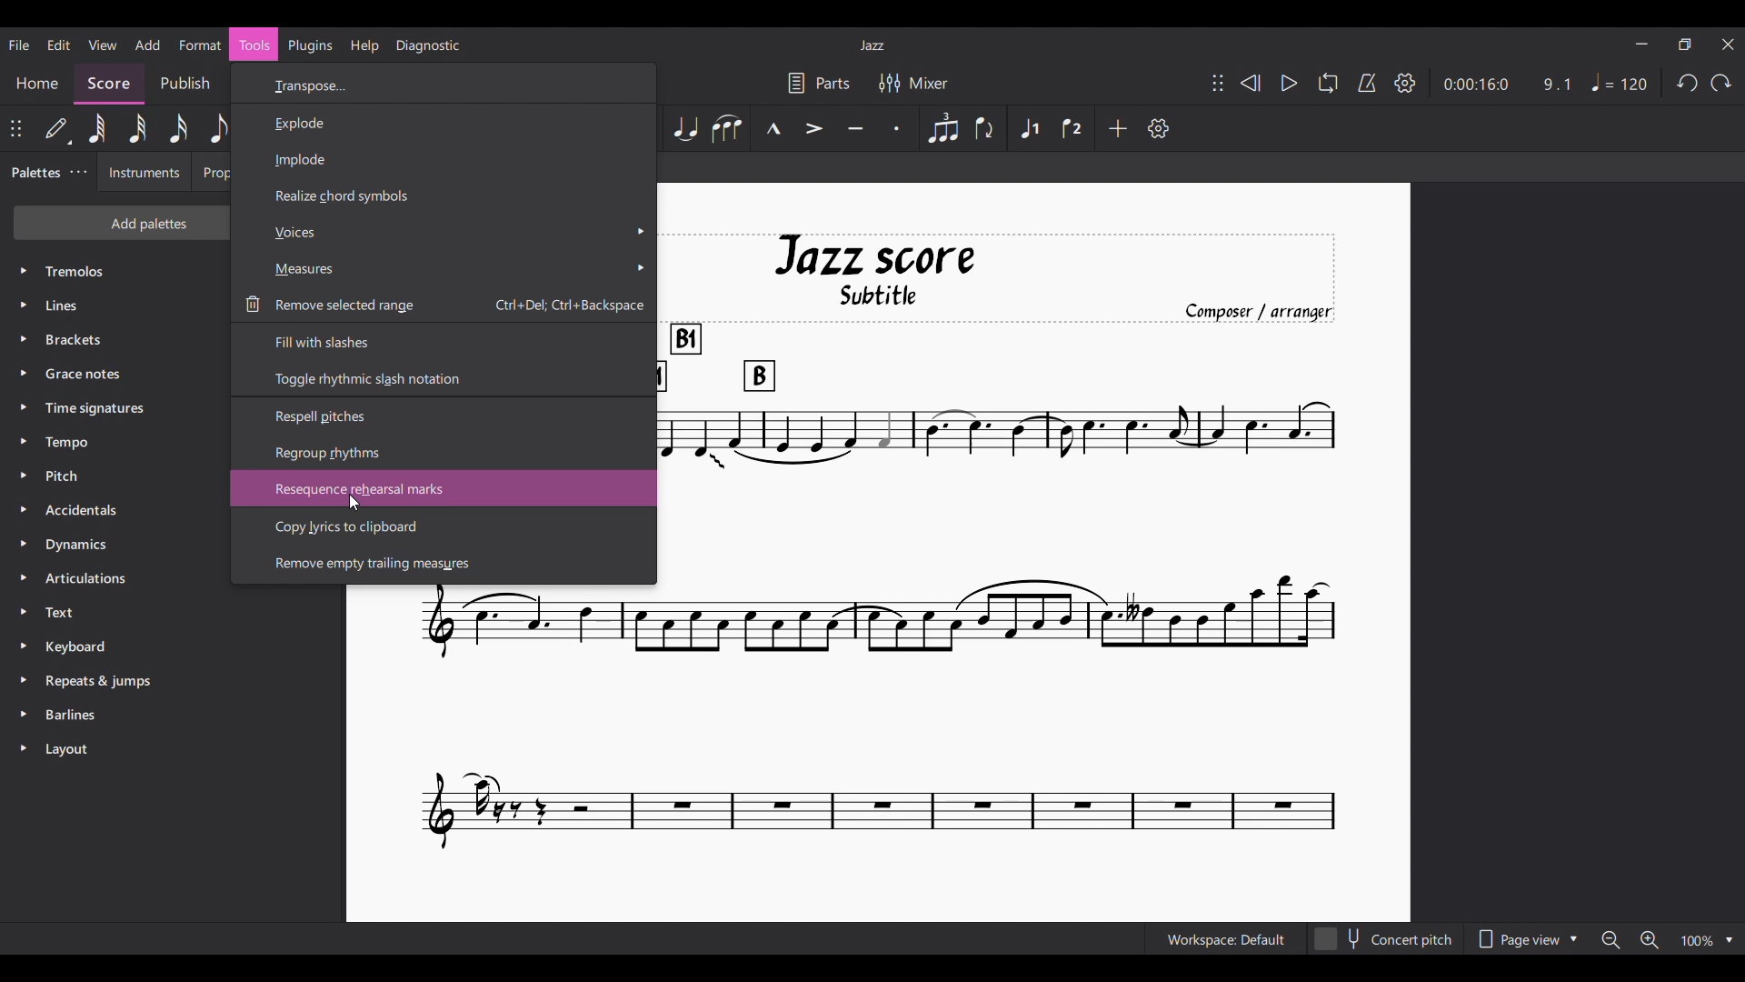  Describe the element at coordinates (115, 441) in the screenshot. I see `Tempo` at that location.